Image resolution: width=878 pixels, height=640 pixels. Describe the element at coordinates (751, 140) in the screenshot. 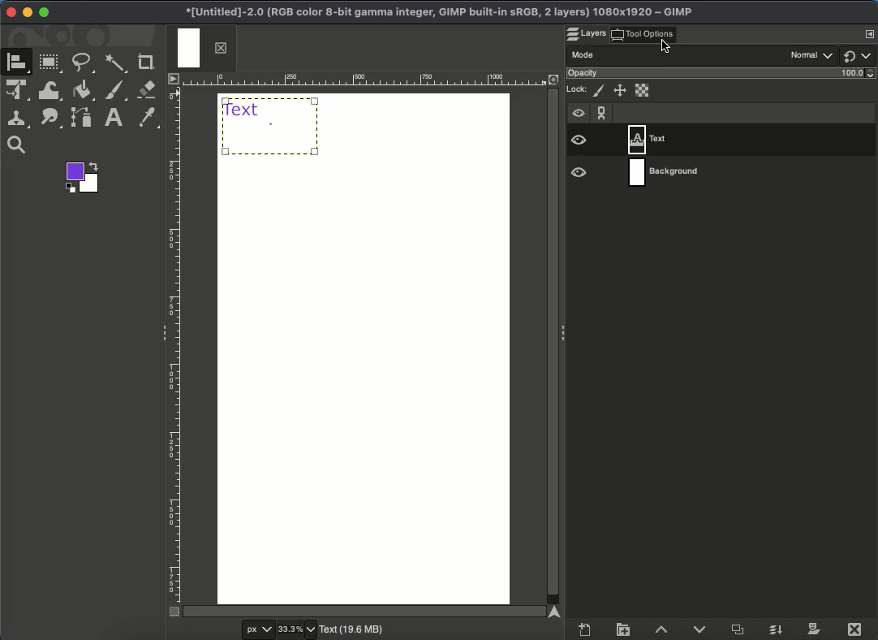

I see `Layer 1` at that location.